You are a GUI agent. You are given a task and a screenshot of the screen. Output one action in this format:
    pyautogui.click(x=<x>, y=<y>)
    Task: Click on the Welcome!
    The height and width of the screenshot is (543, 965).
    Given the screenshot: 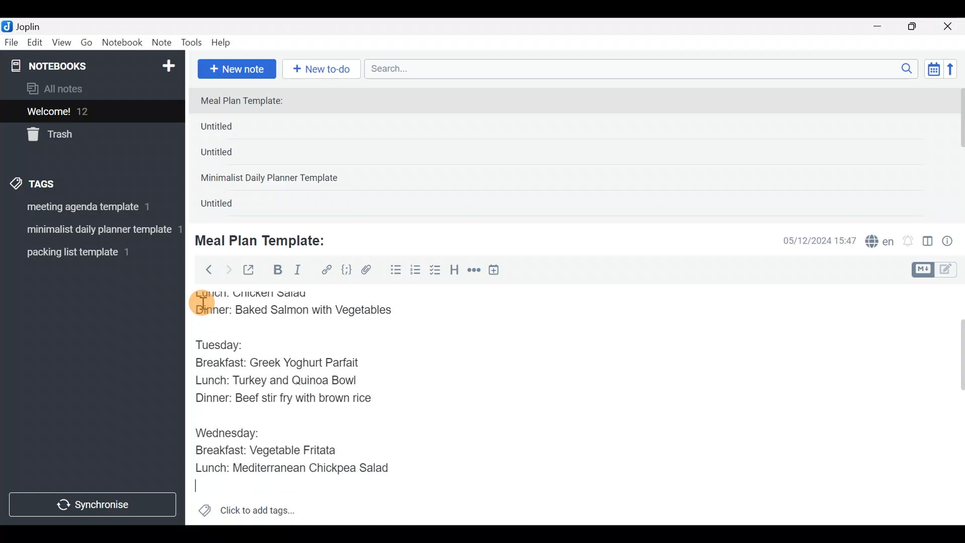 What is the action you would take?
    pyautogui.click(x=91, y=112)
    